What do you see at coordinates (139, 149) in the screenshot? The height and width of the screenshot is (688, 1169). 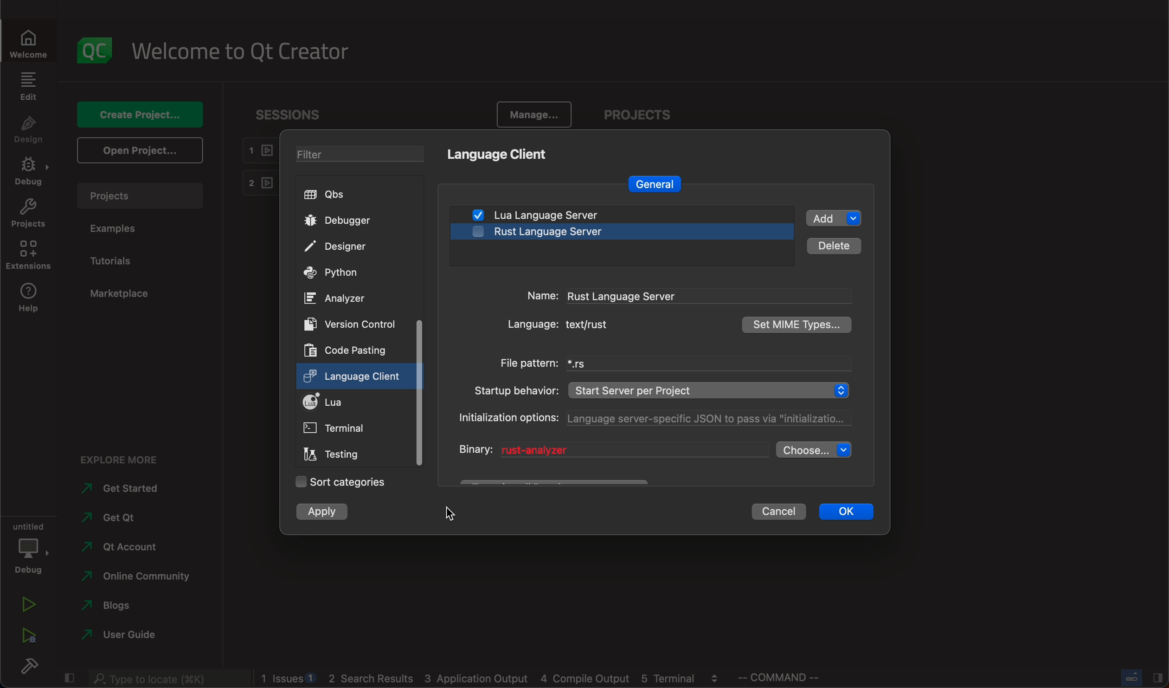 I see `open` at bounding box center [139, 149].